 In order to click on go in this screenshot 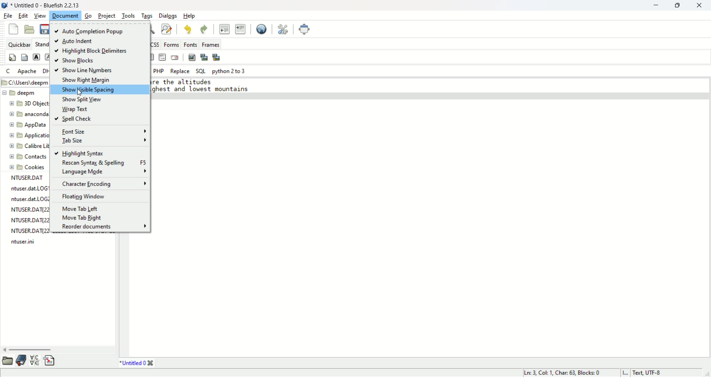, I will do `click(89, 16)`.